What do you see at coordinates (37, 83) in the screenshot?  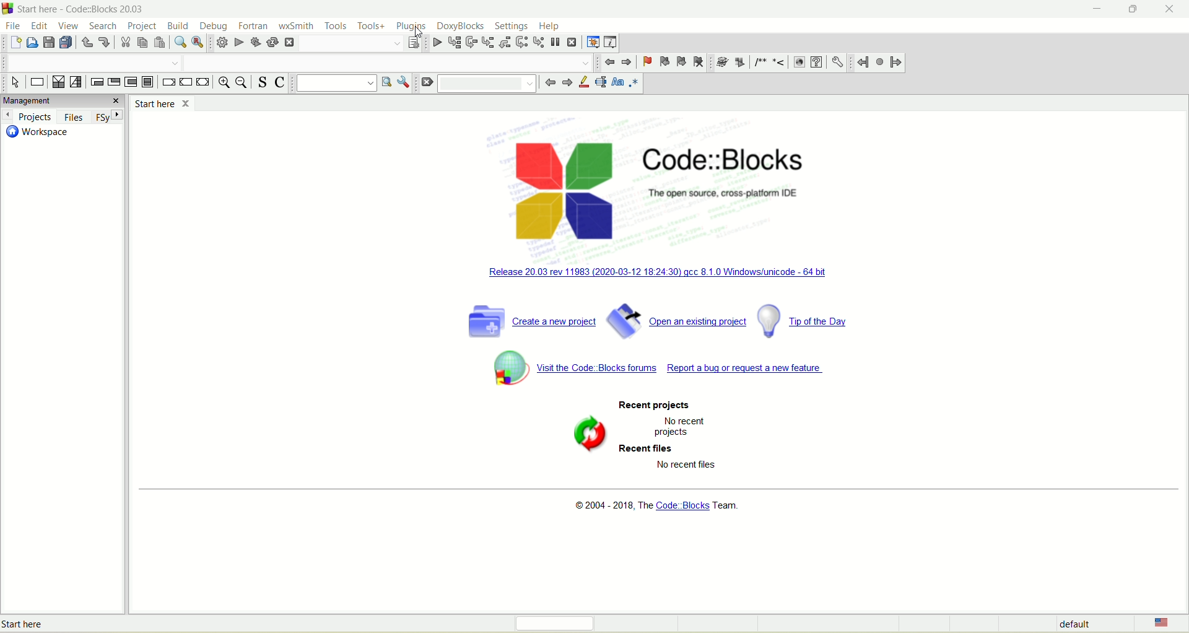 I see `instruction` at bounding box center [37, 83].